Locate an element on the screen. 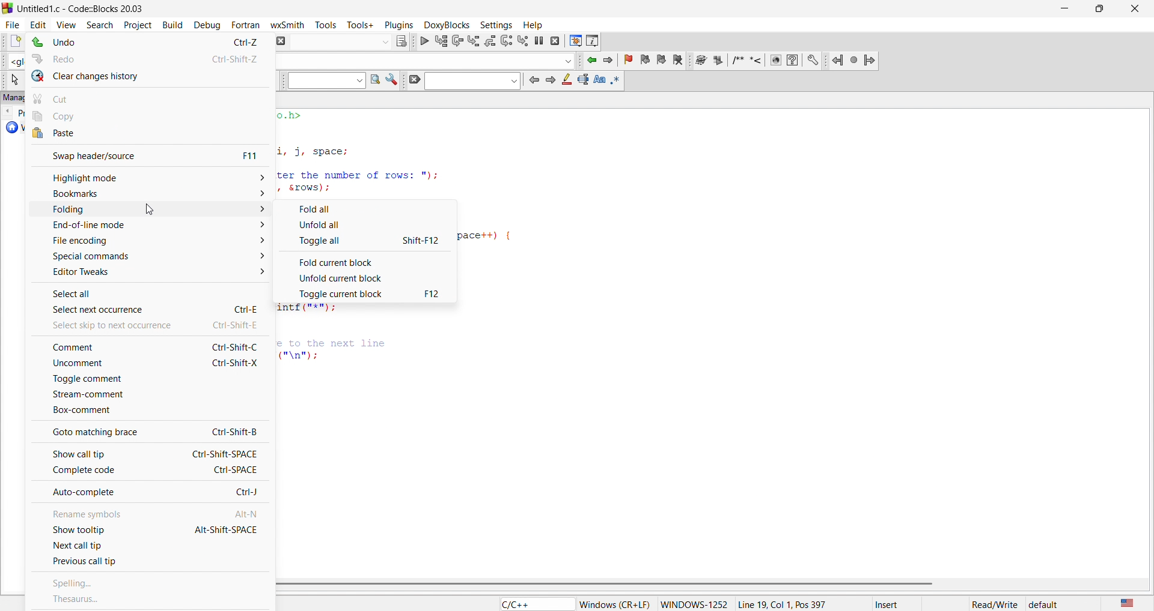 This screenshot has height=611, width=1154. settings is located at coordinates (392, 81).